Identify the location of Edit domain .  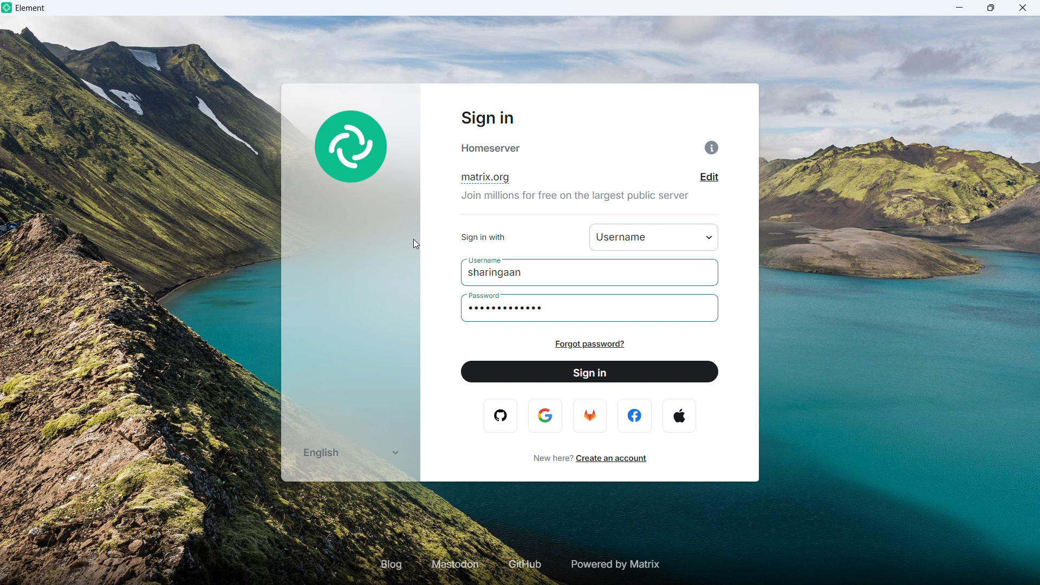
(710, 177).